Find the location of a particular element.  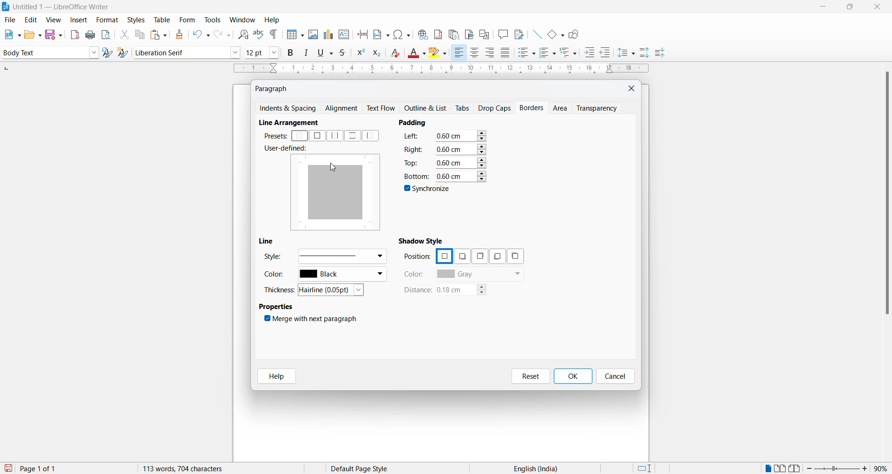

outline is located at coordinates (428, 109).